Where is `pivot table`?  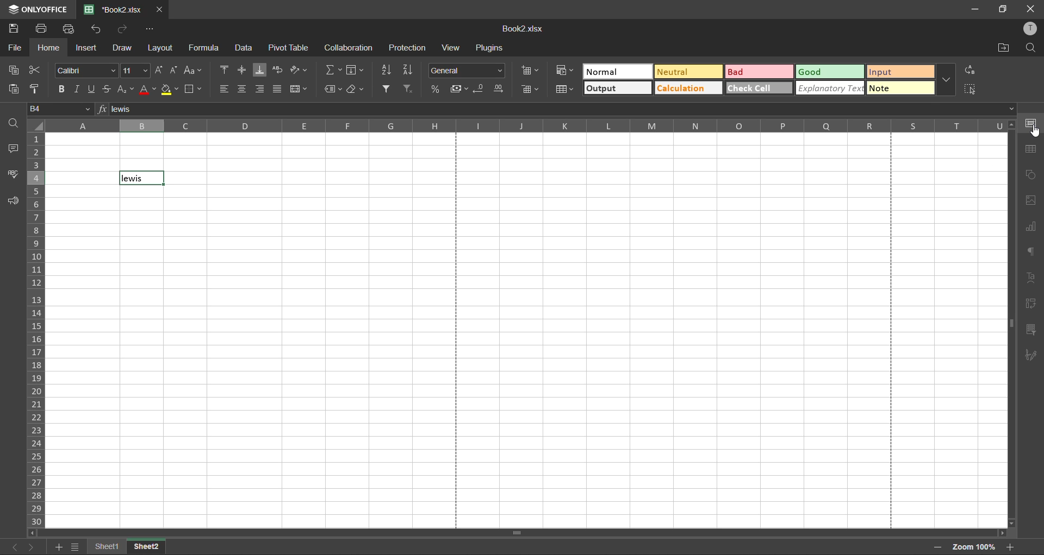
pivot table is located at coordinates (1034, 306).